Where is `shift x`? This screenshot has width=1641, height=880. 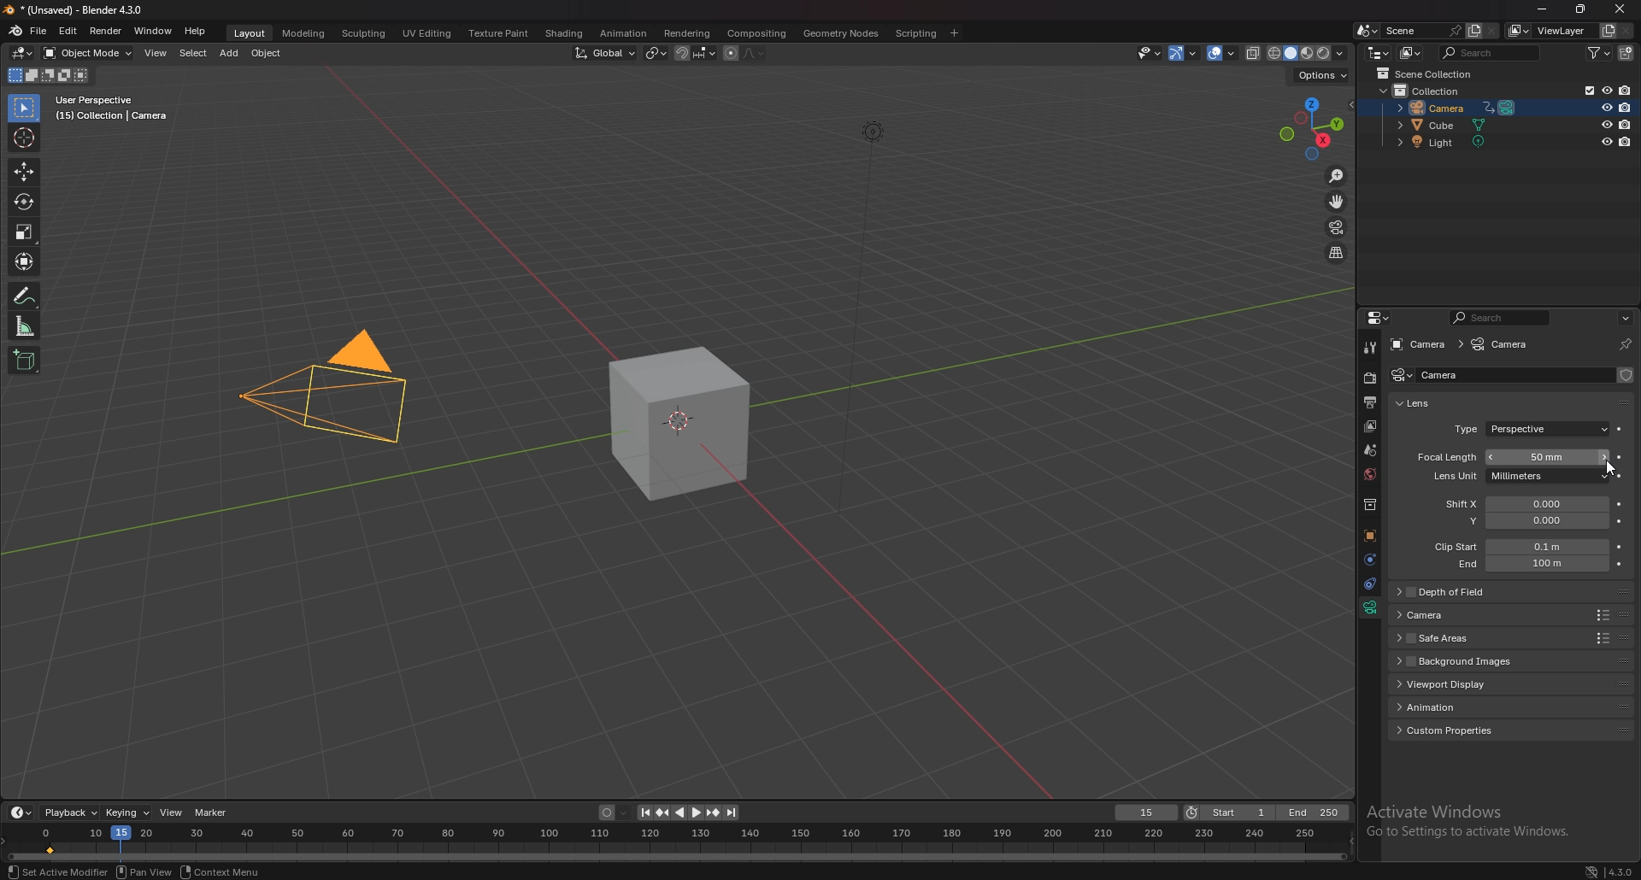 shift x is located at coordinates (1517, 505).